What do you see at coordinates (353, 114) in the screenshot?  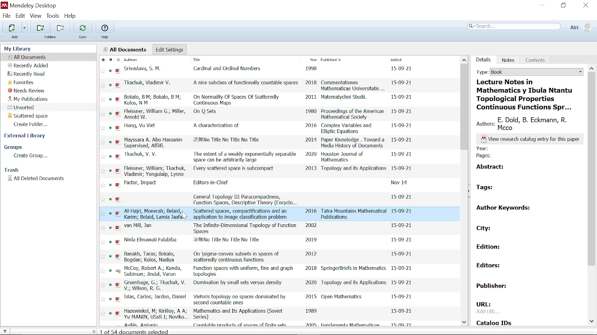 I see `Proceedings of the American
Mathematical Society` at bounding box center [353, 114].